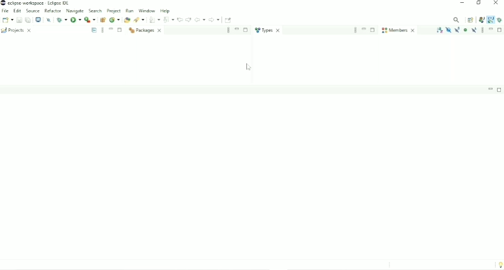 The height and width of the screenshot is (270, 504). What do you see at coordinates (355, 30) in the screenshot?
I see `View Menu` at bounding box center [355, 30].